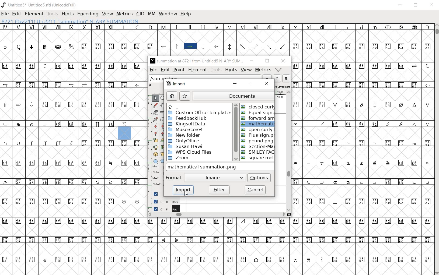 The width and height of the screenshot is (439, 275). I want to click on PLUS SIGN.PNG, so click(257, 136).